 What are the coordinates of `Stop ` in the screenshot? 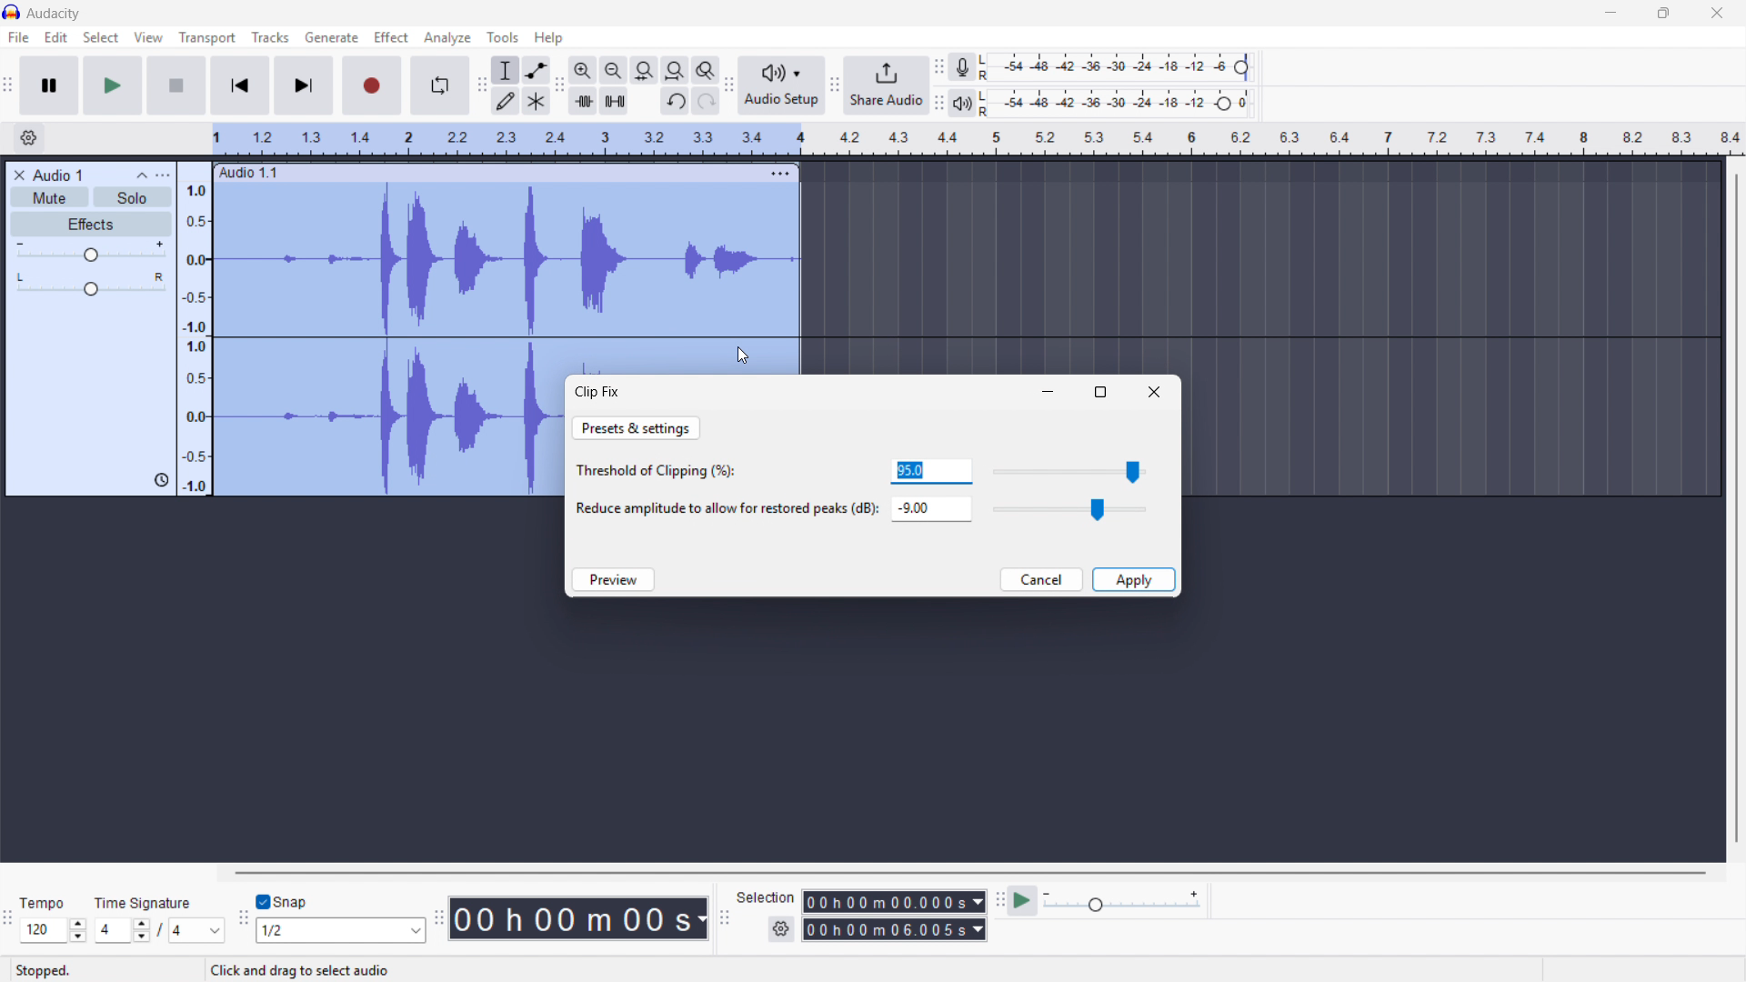 It's located at (176, 85).